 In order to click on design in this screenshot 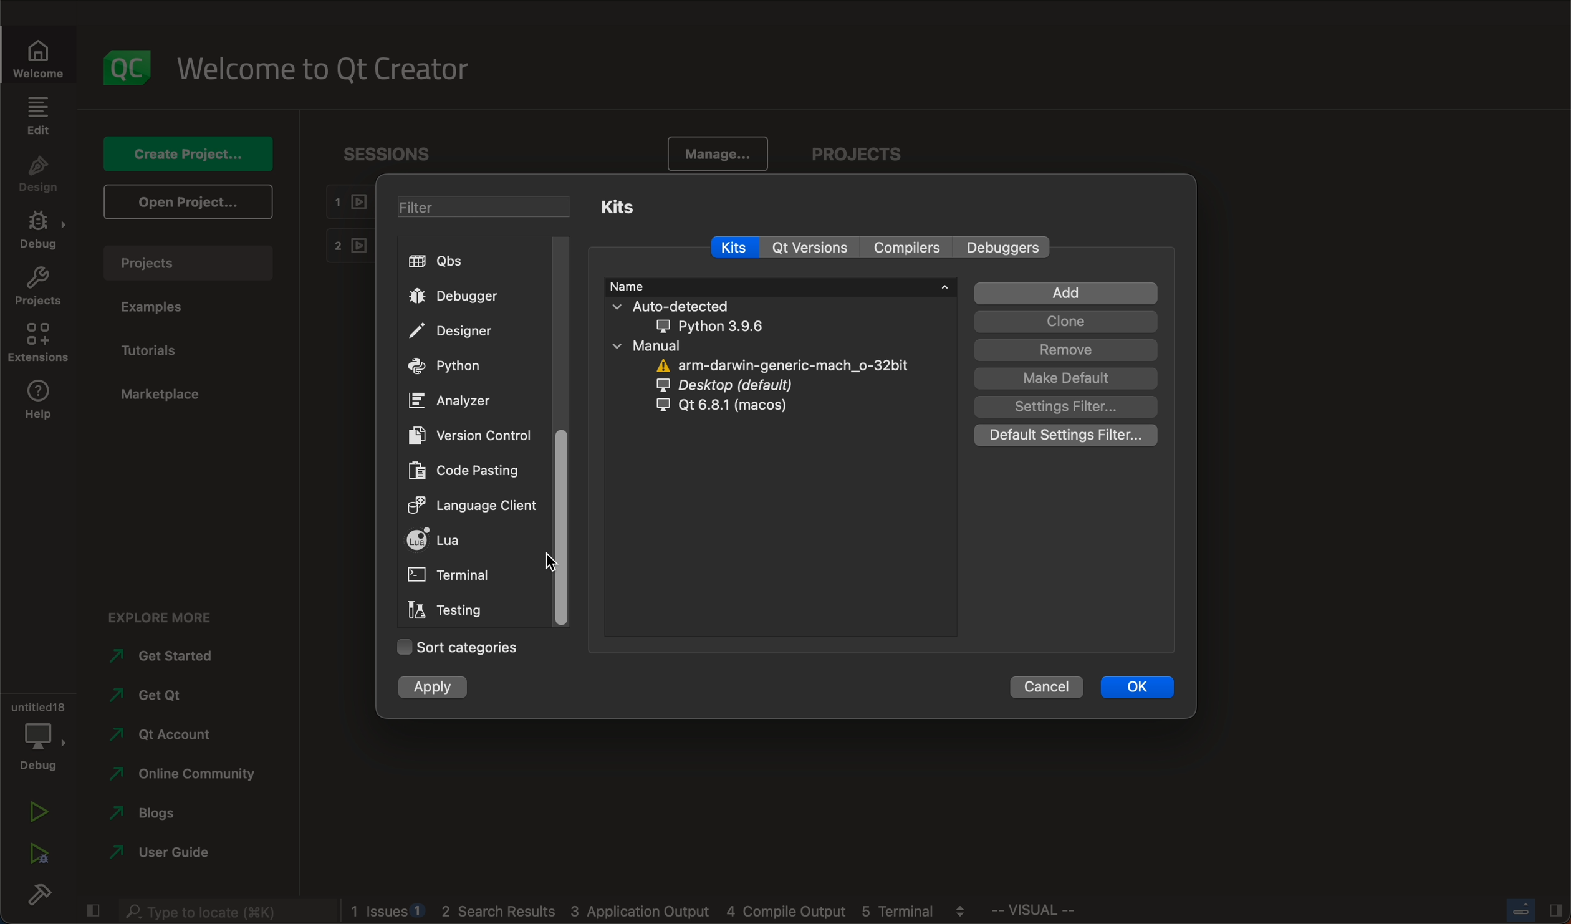, I will do `click(42, 174)`.